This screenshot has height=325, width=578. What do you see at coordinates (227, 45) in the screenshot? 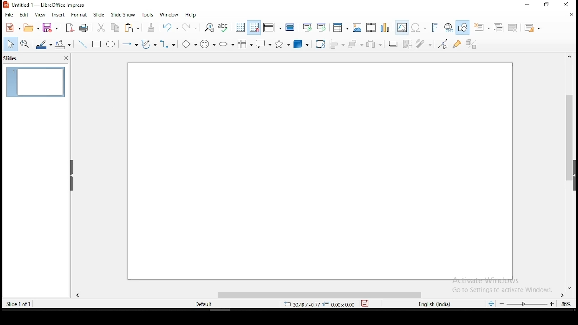
I see `block arrows` at bounding box center [227, 45].